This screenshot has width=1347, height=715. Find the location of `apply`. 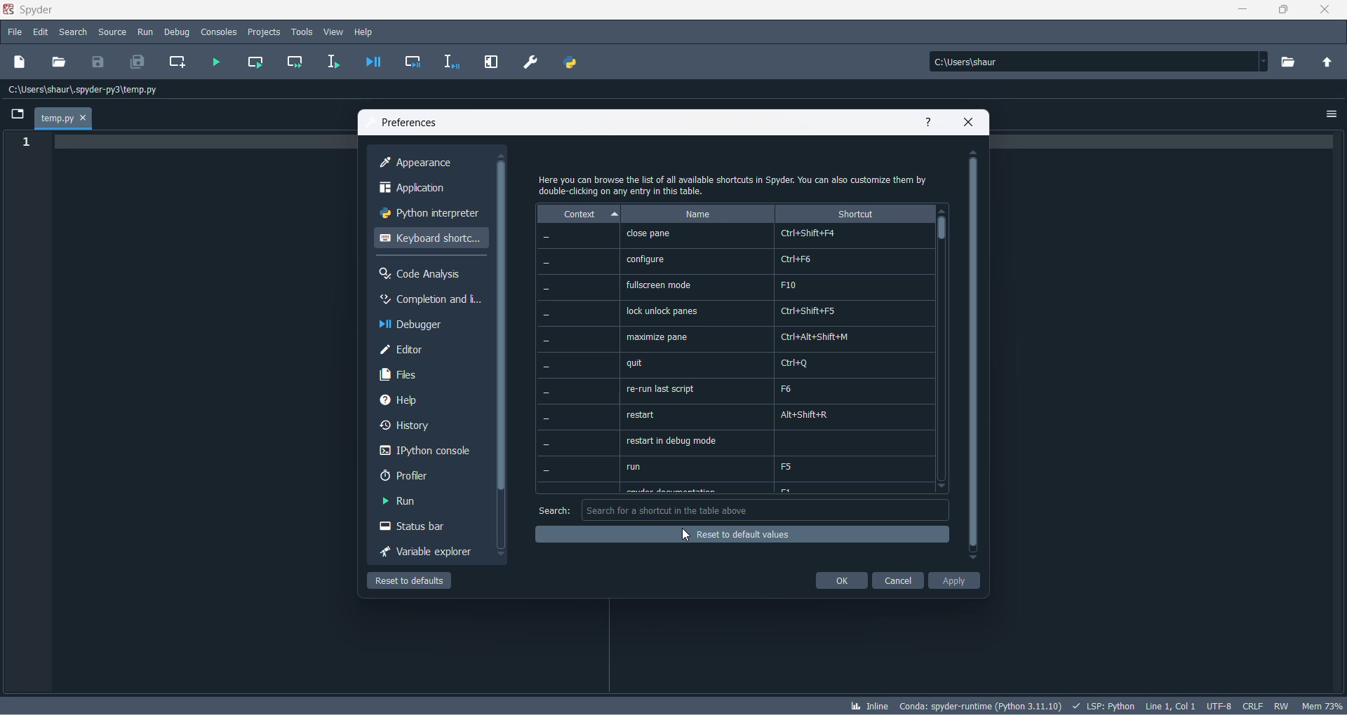

apply is located at coordinates (953, 581).